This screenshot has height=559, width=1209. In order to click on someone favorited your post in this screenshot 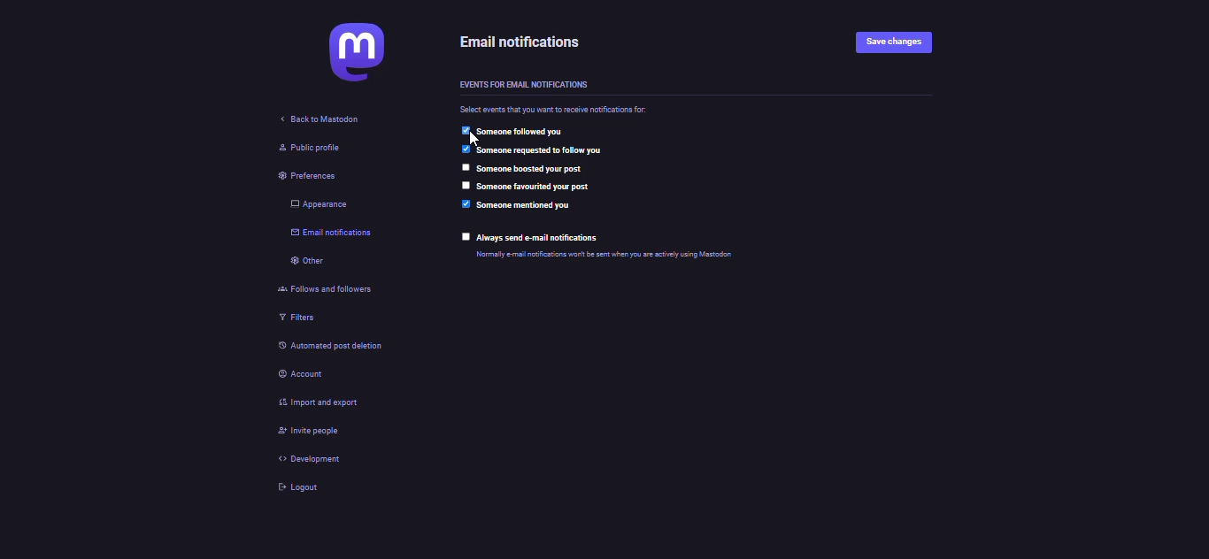, I will do `click(532, 186)`.